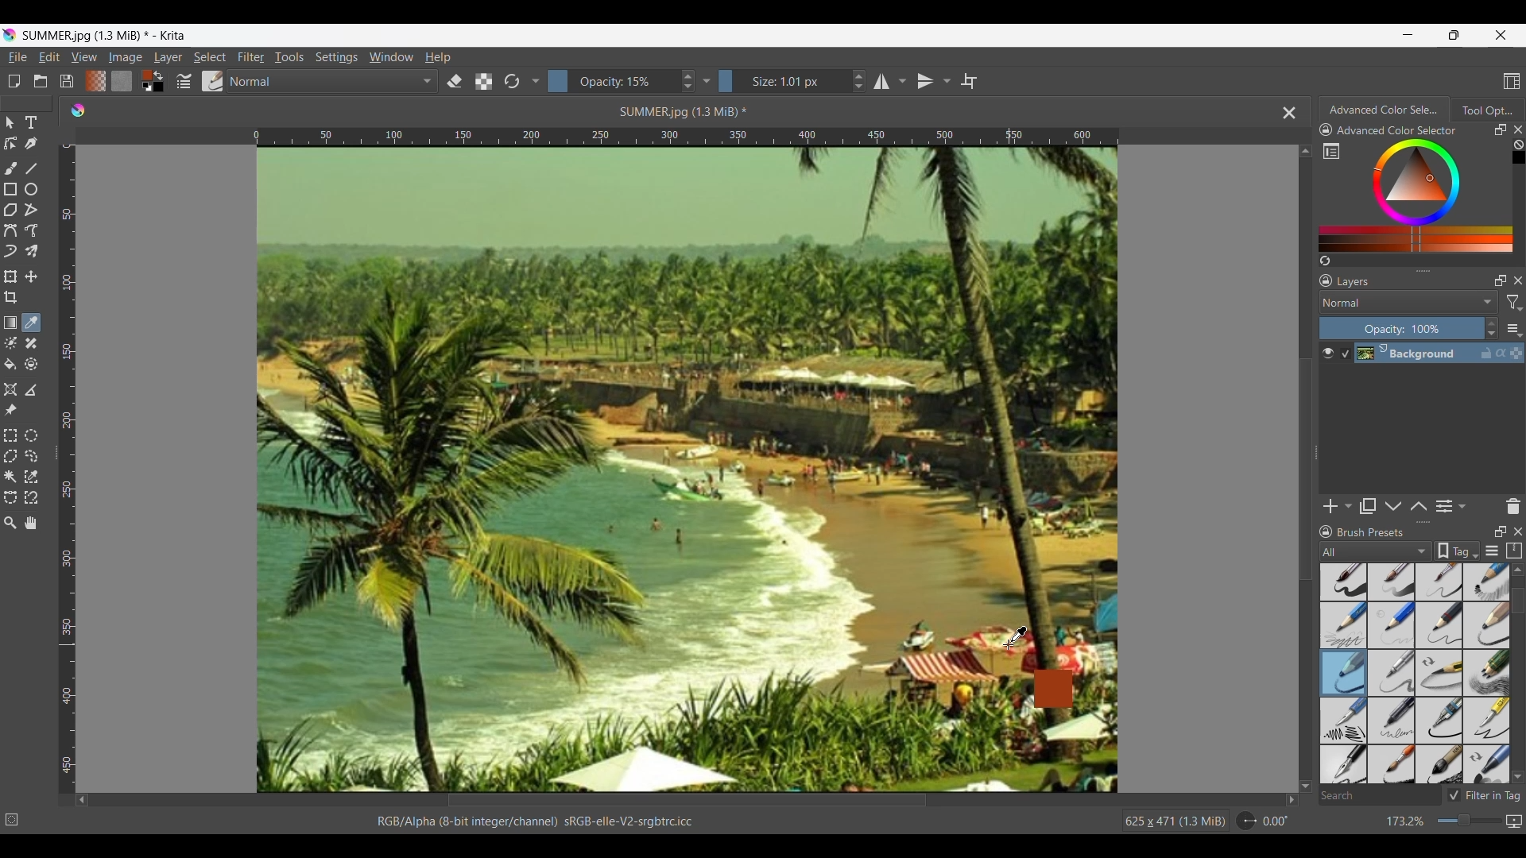  I want to click on Background color, so click(161, 88).